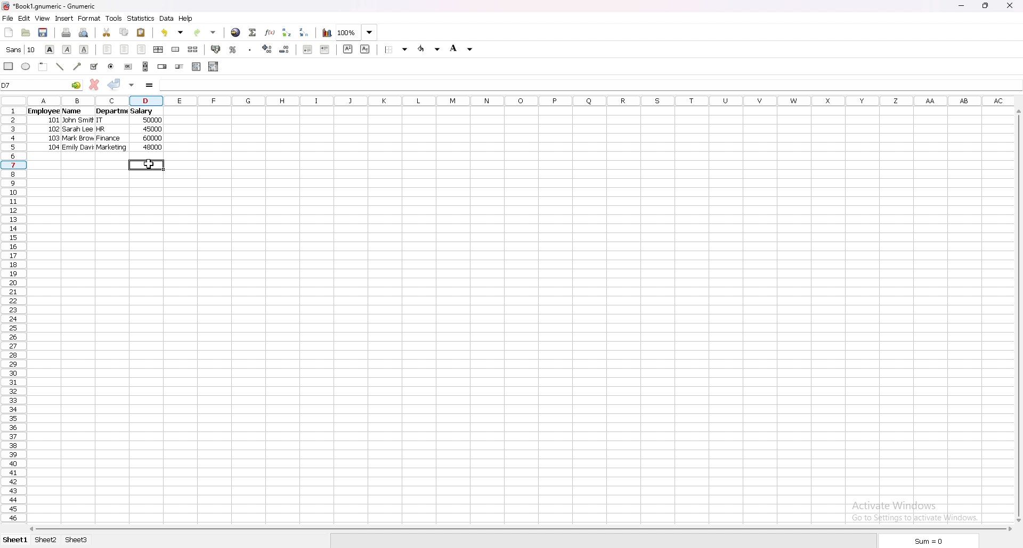 The image size is (1023, 548). What do you see at coordinates (167, 19) in the screenshot?
I see `data` at bounding box center [167, 19].